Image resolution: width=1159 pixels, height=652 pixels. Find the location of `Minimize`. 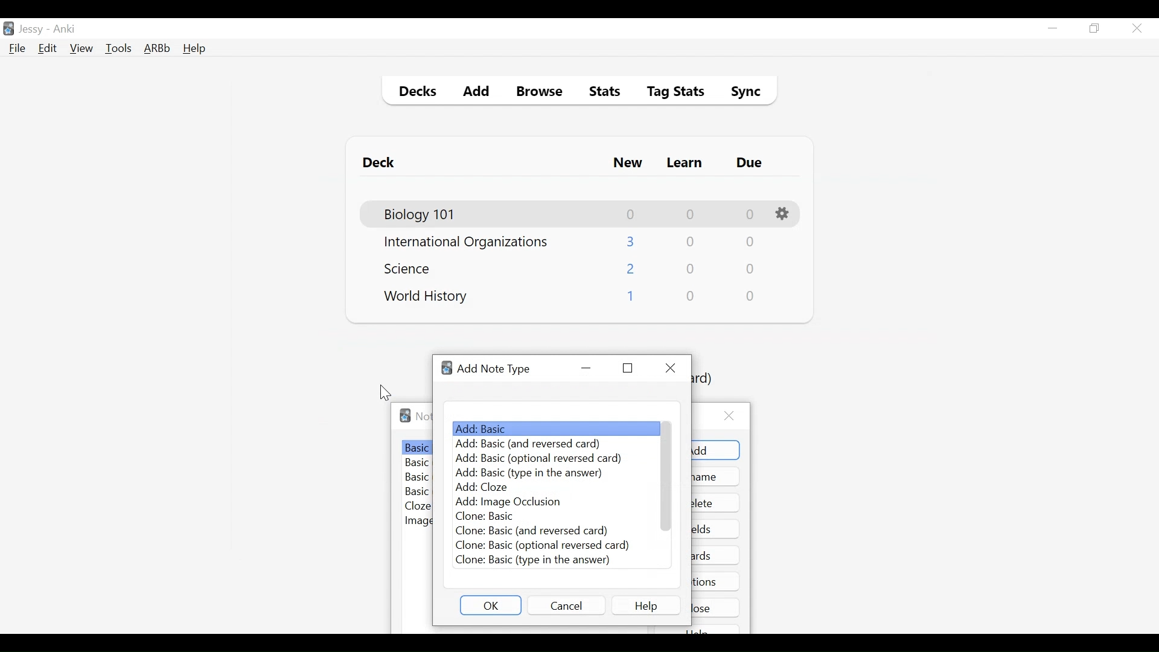

Minimize is located at coordinates (586, 368).